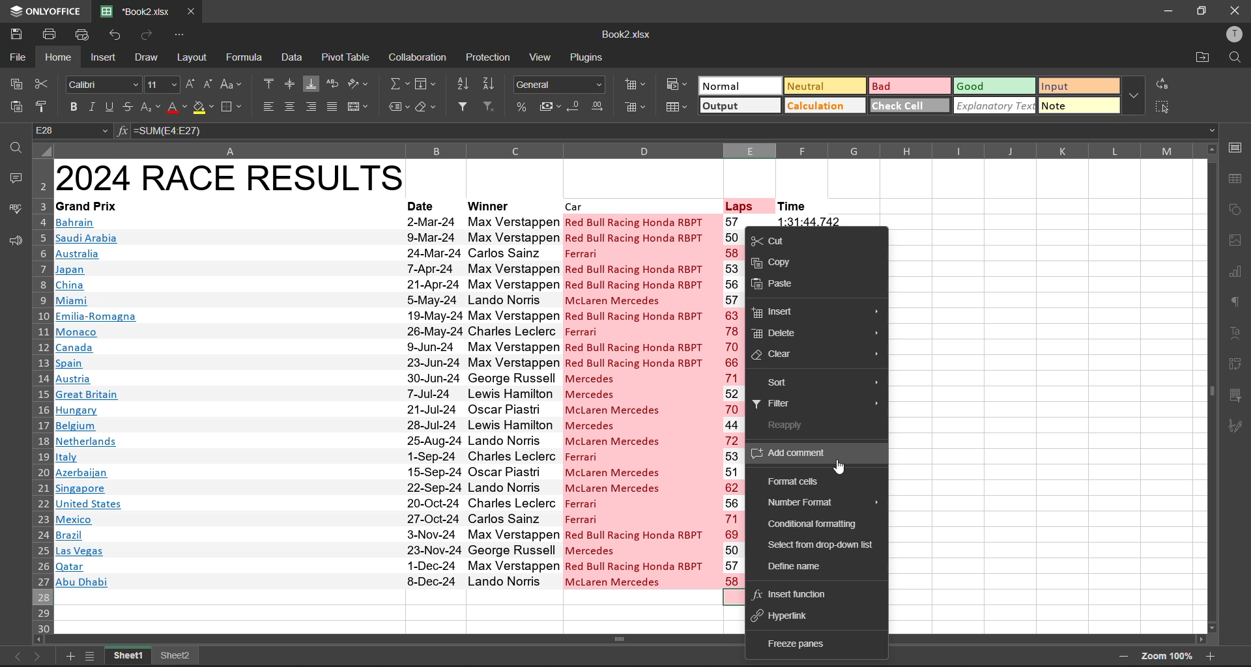  What do you see at coordinates (1234, 331) in the screenshot?
I see `text` at bounding box center [1234, 331].